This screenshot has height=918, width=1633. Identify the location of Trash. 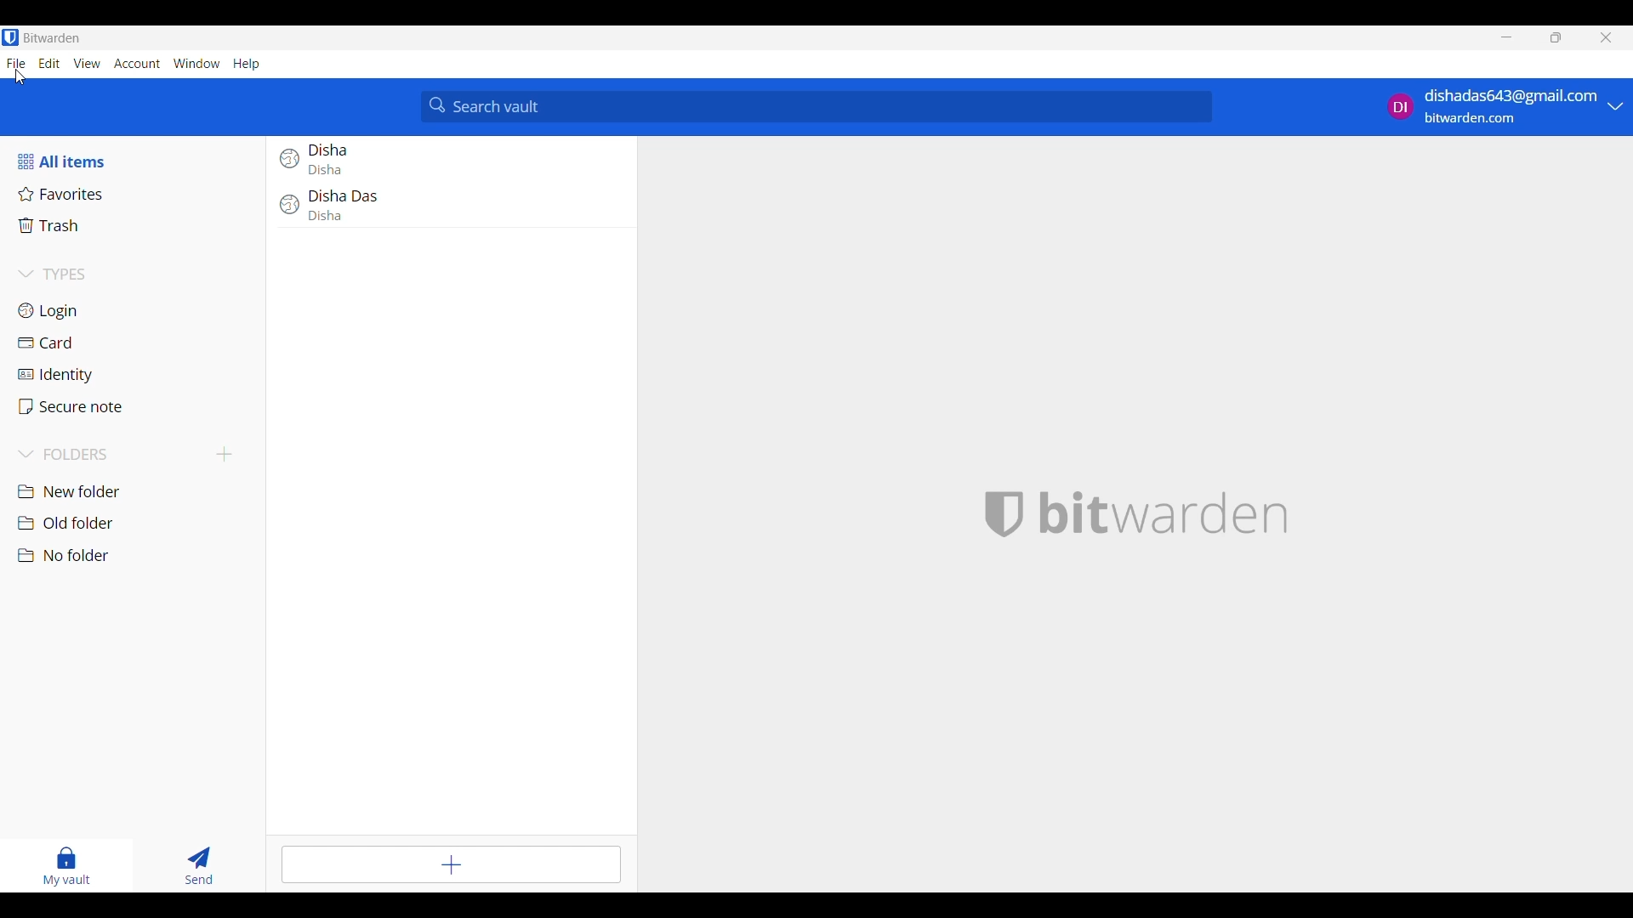
(137, 226).